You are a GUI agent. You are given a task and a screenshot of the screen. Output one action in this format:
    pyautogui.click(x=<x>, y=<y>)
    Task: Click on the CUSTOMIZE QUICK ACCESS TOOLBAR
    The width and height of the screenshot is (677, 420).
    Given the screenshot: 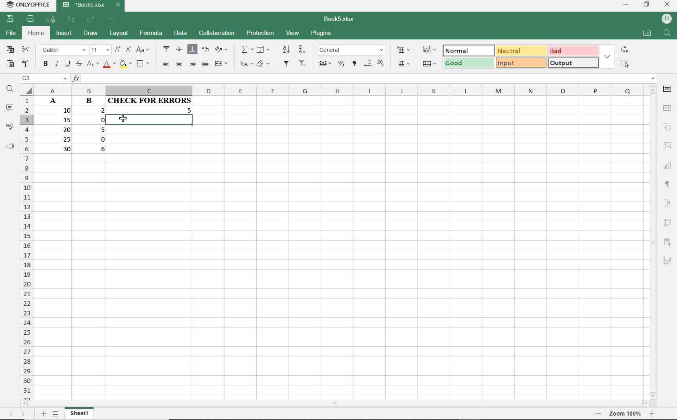 What is the action you would take?
    pyautogui.click(x=110, y=19)
    